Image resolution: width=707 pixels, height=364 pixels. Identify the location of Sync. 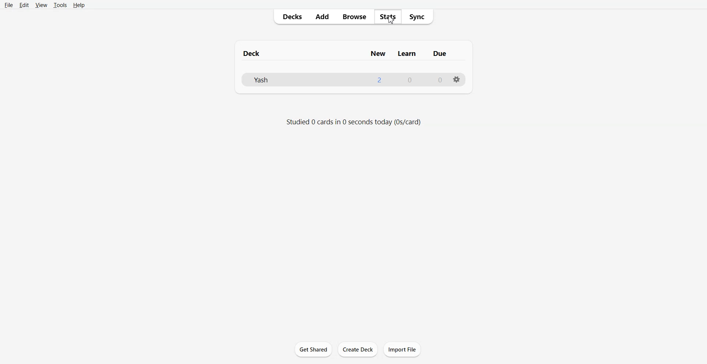
(420, 17).